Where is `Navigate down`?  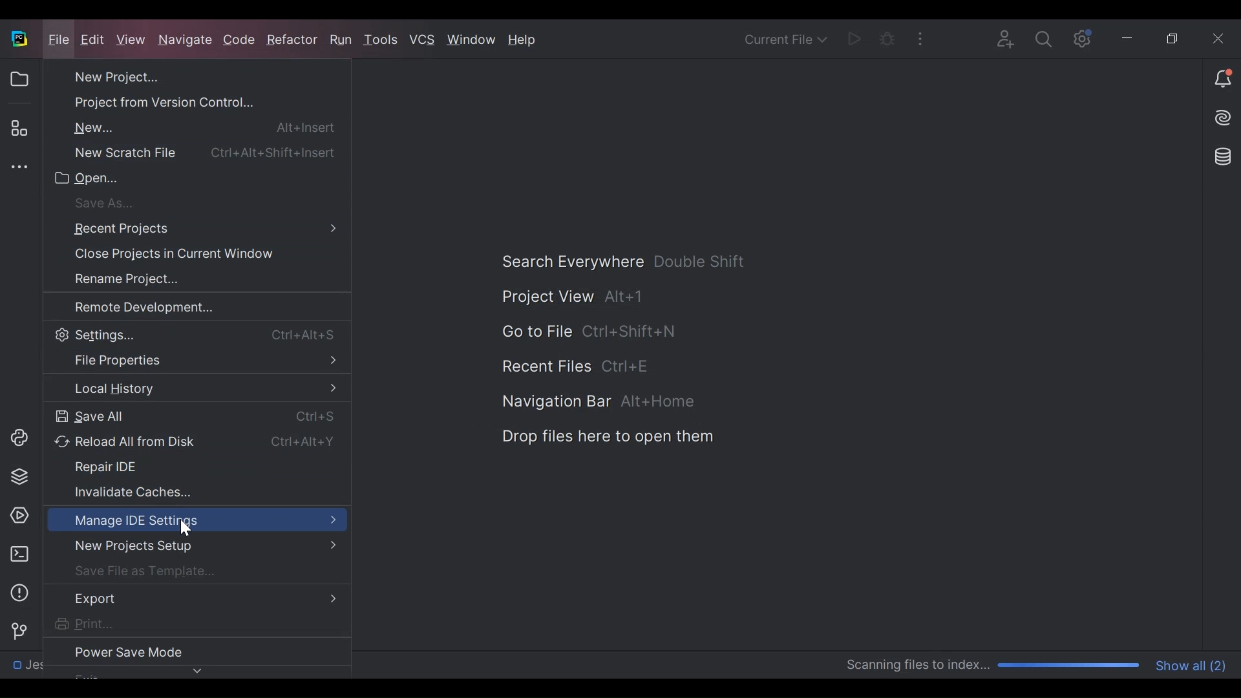 Navigate down is located at coordinates (191, 670).